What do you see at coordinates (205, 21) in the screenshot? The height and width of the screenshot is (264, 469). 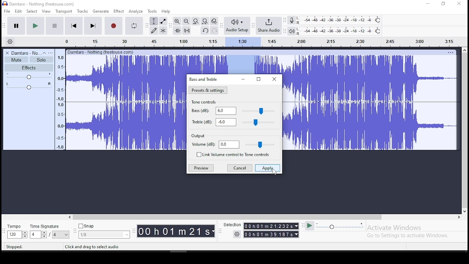 I see `fit project to width` at bounding box center [205, 21].